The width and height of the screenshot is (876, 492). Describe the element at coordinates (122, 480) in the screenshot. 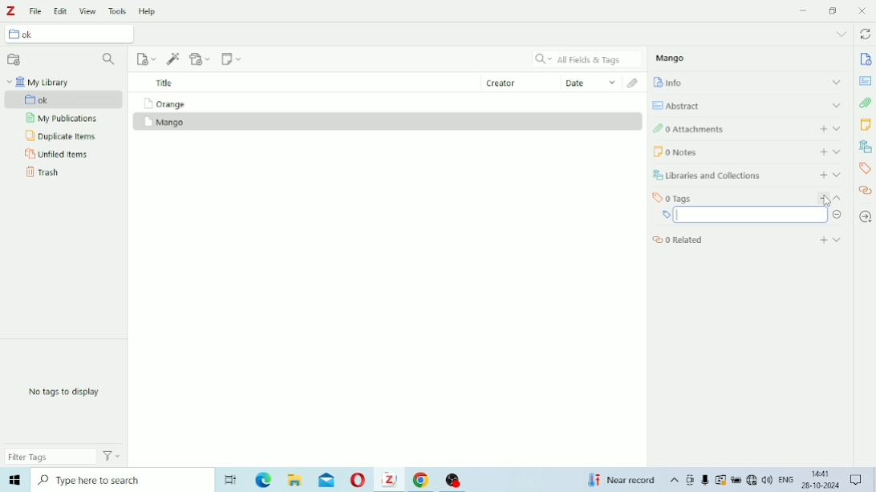

I see `Type here to search` at that location.